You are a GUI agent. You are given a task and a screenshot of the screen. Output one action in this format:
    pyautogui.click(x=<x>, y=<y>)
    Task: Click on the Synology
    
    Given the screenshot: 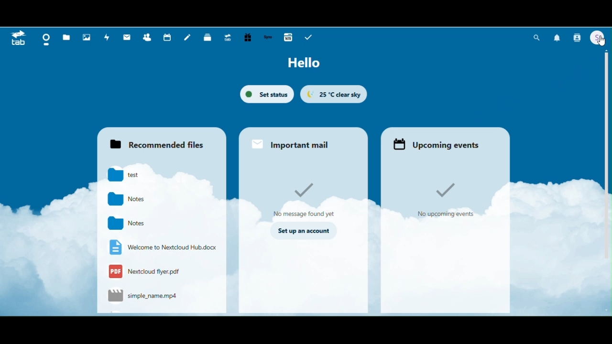 What is the action you would take?
    pyautogui.click(x=269, y=38)
    